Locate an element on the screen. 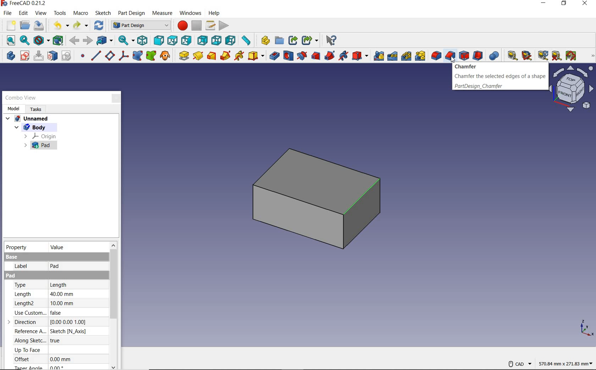 The height and width of the screenshot is (370, 596). new is located at coordinates (9, 25).